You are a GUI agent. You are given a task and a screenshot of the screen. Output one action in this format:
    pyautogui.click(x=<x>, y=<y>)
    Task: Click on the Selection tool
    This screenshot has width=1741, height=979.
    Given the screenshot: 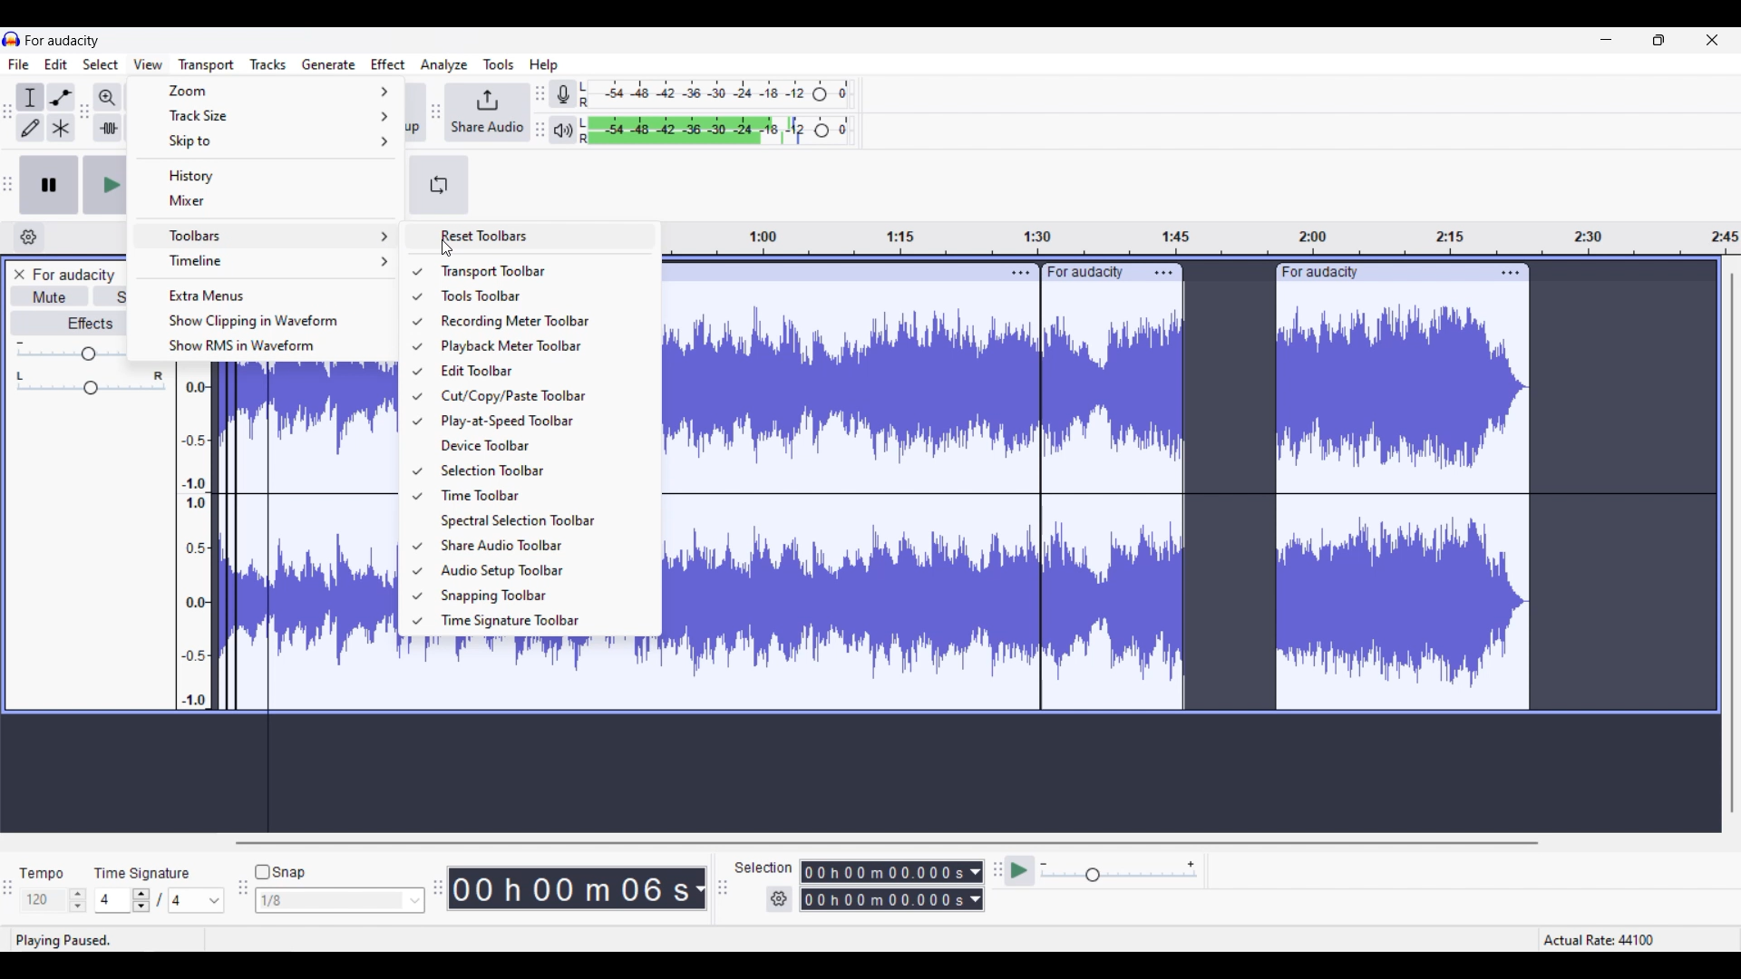 What is the action you would take?
    pyautogui.click(x=30, y=97)
    